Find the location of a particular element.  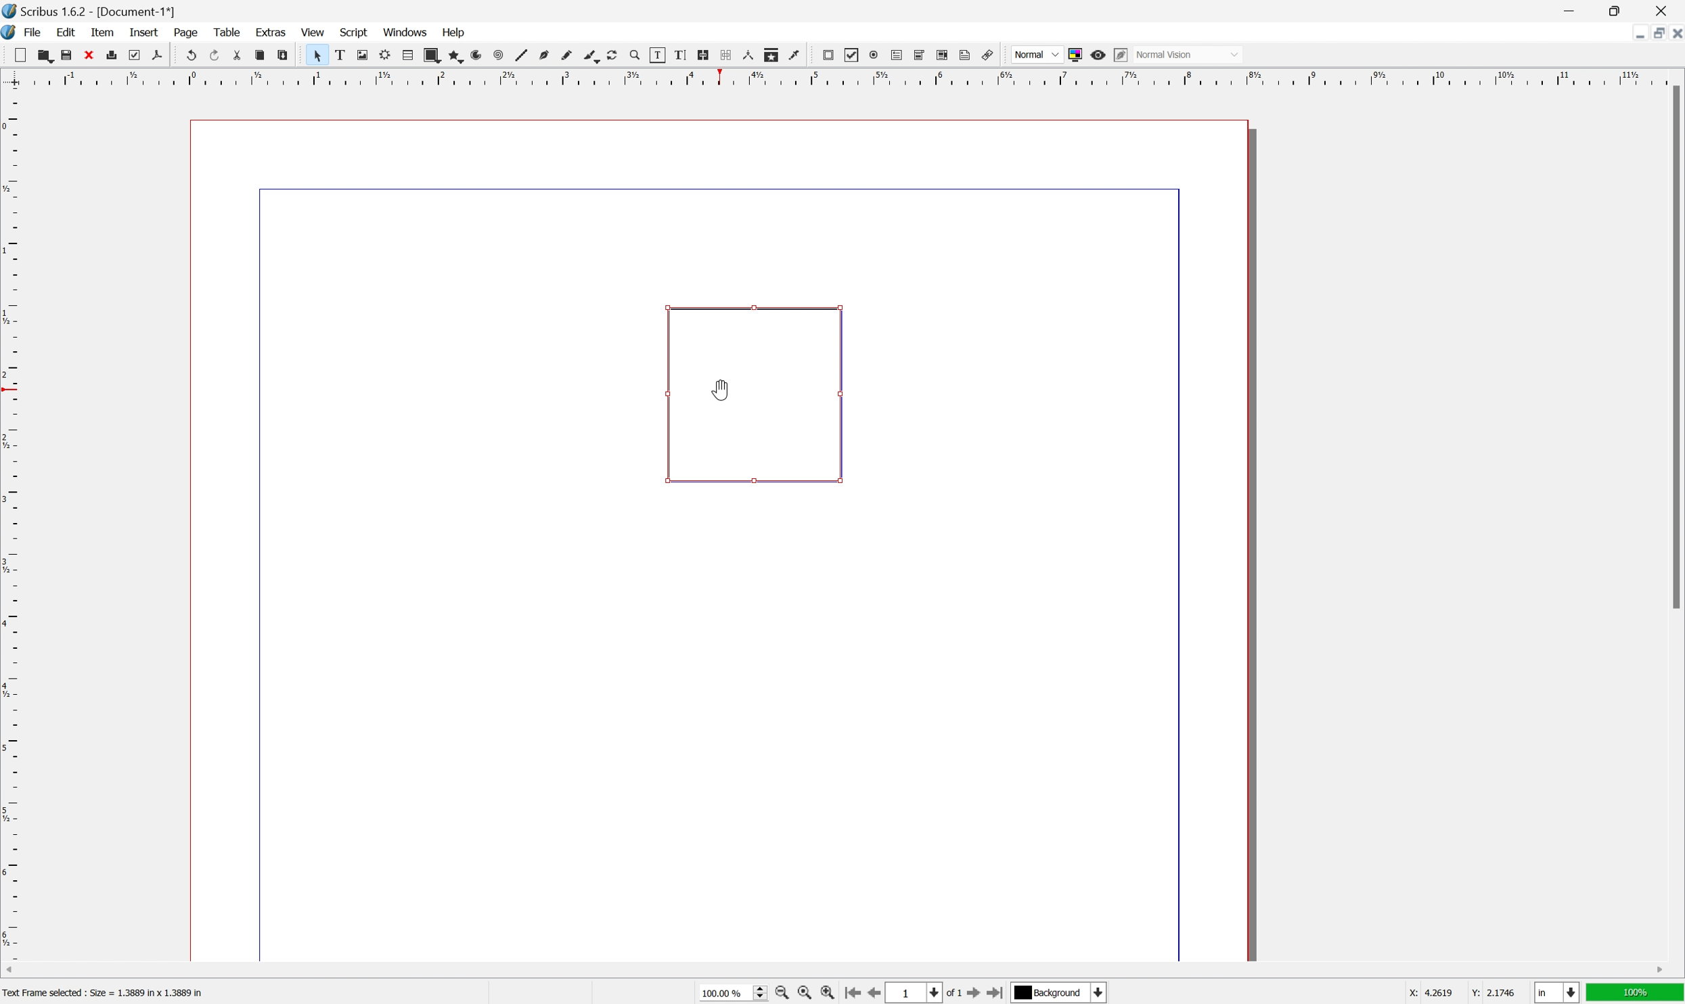

Text frame selected : size = 1.3889 in × 1.3889 in is located at coordinates (106, 991).